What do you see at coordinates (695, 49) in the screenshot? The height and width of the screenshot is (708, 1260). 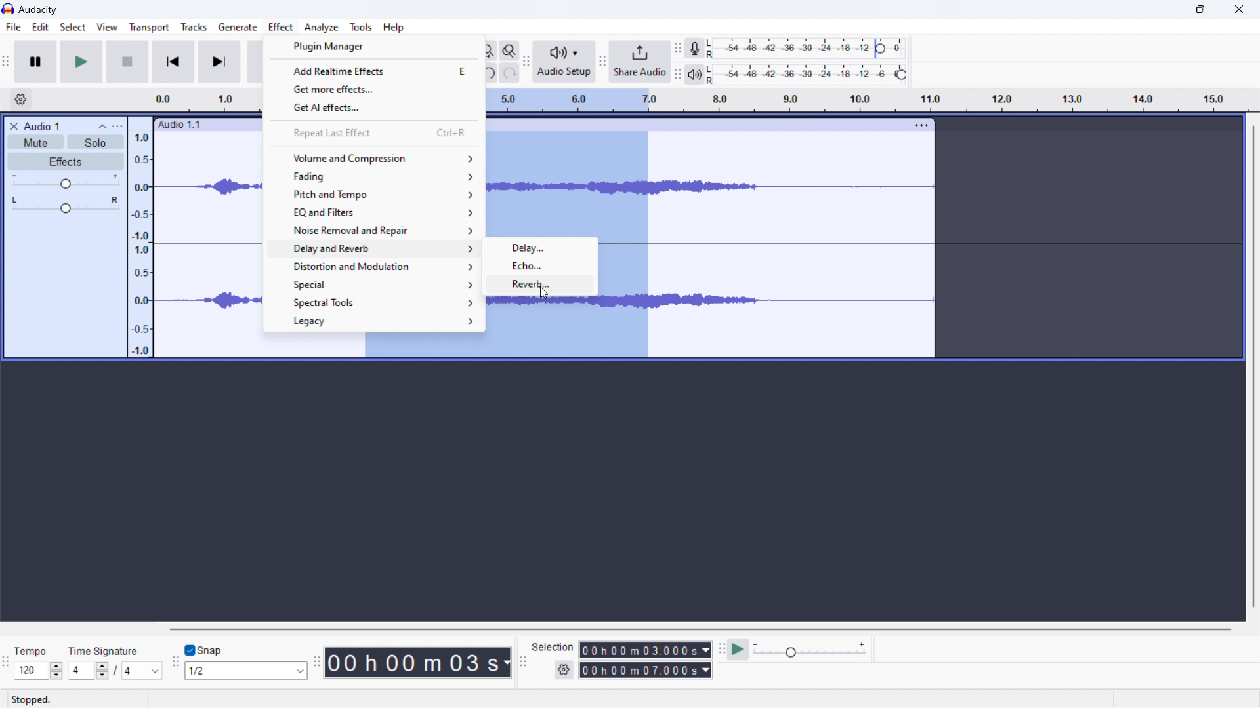 I see `recording meter` at bounding box center [695, 49].